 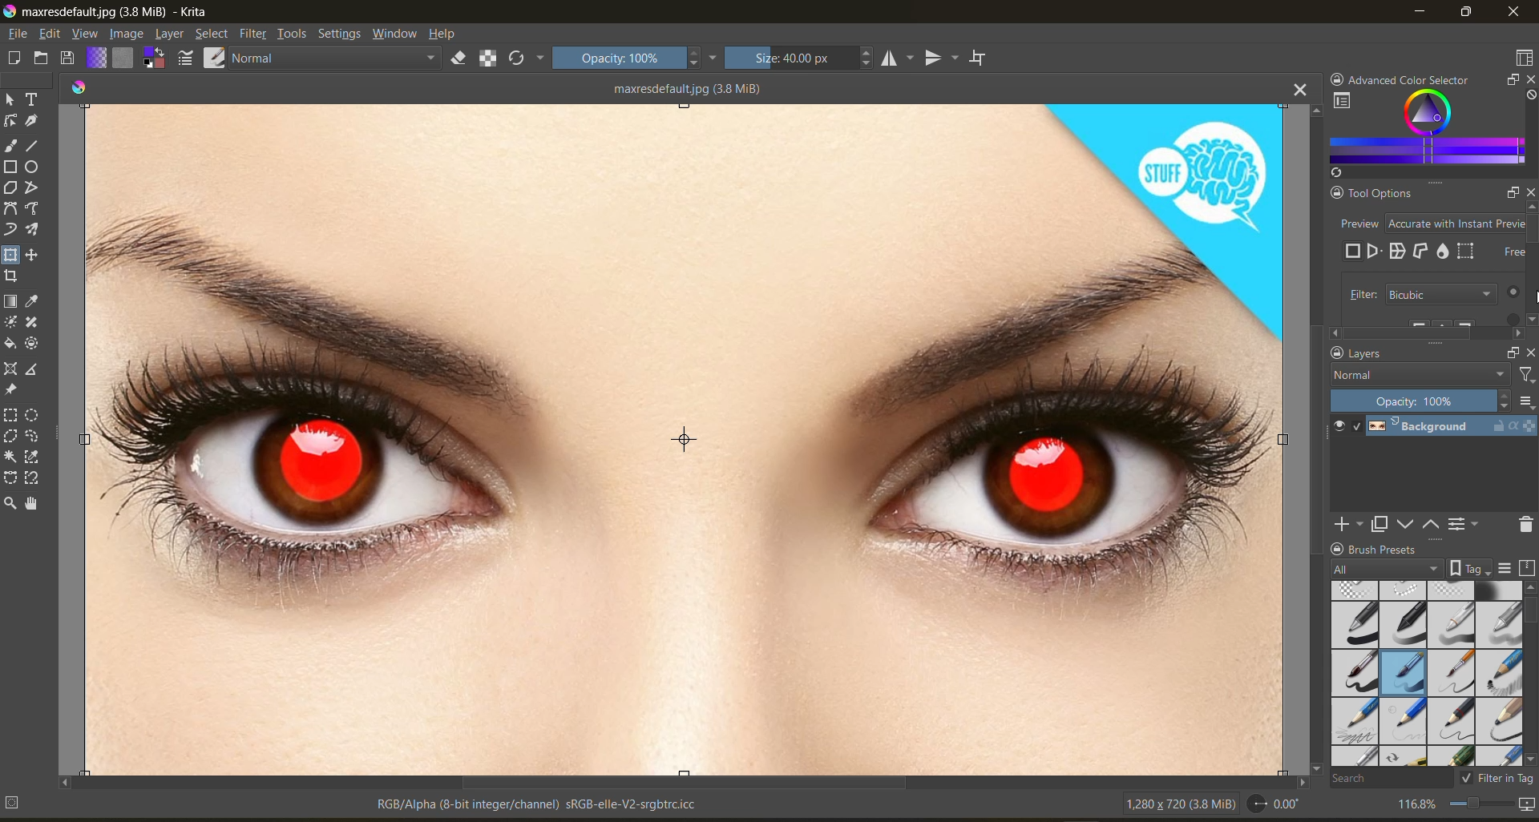 I want to click on close, so click(x=1513, y=14).